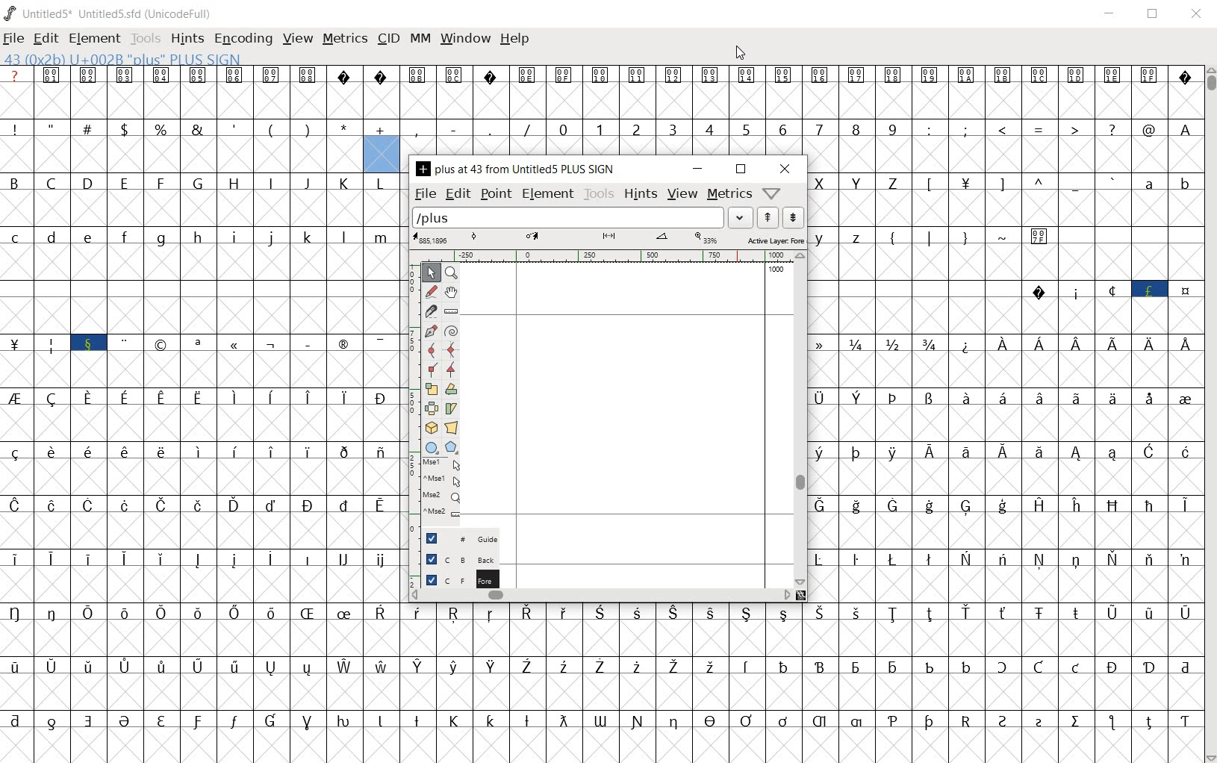 This screenshot has height=763, width=1217. Describe the element at coordinates (464, 40) in the screenshot. I see `window` at that location.